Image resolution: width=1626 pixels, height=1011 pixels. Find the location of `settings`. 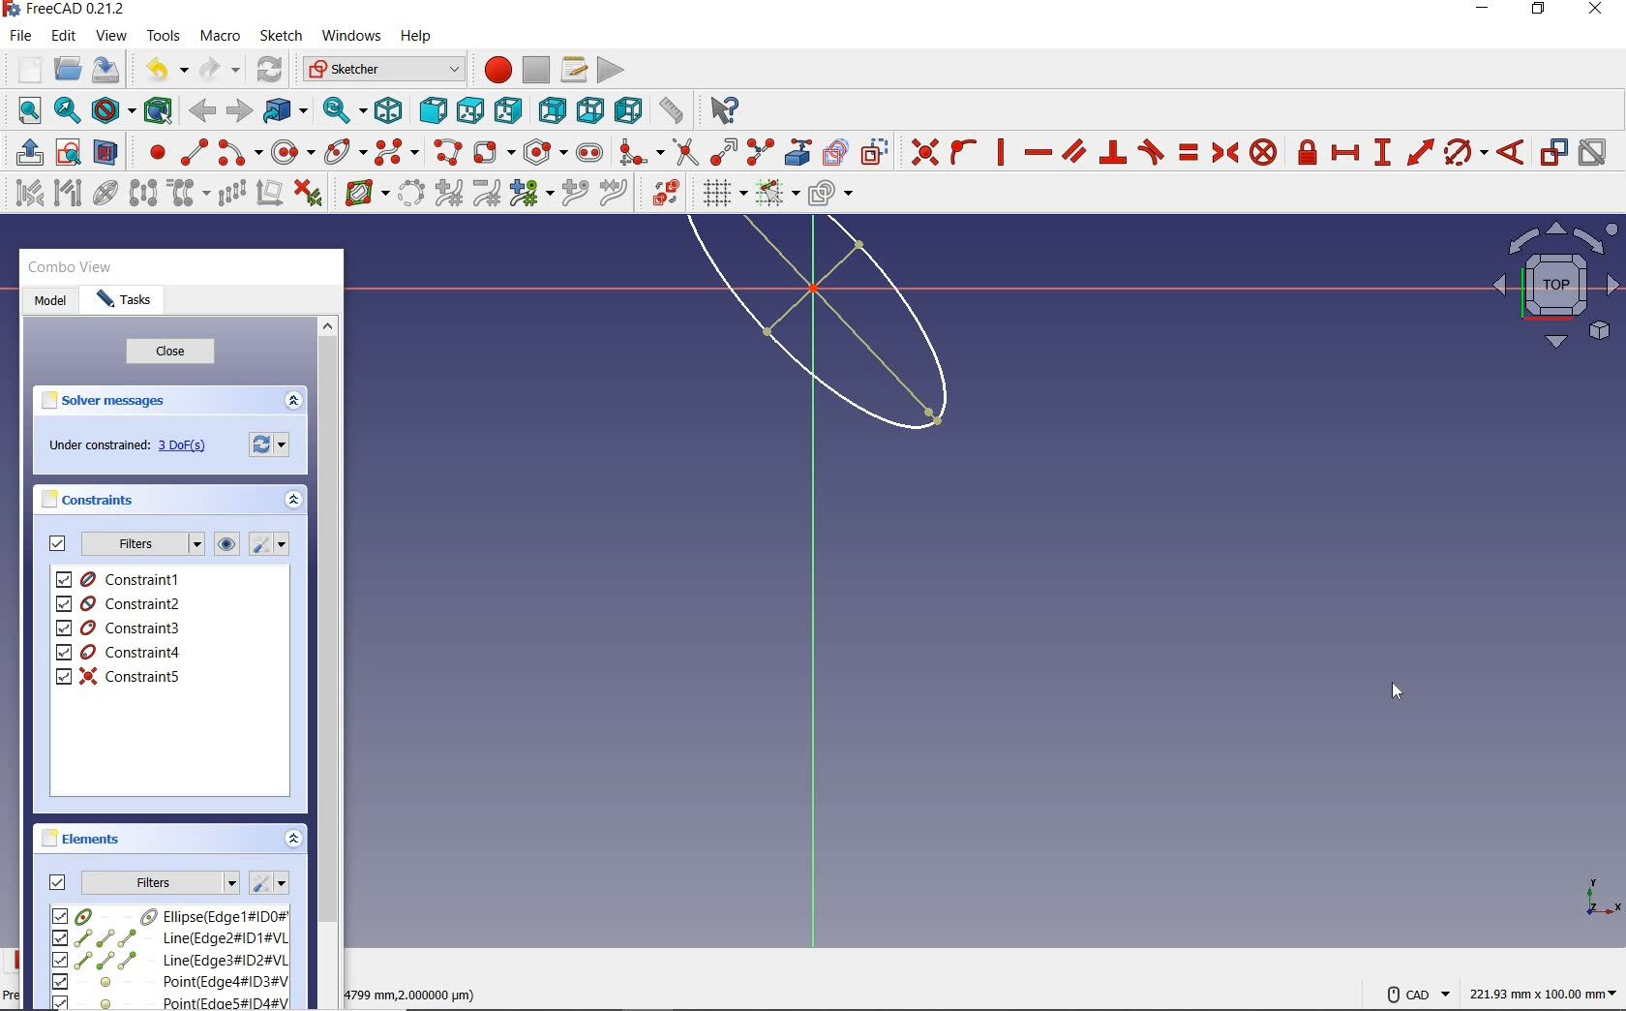

settings is located at coordinates (268, 883).